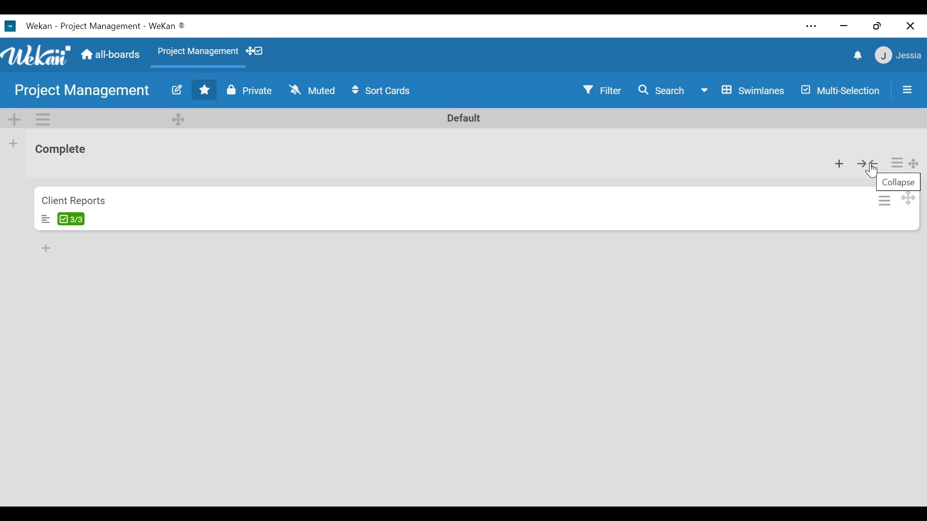 This screenshot has width=927, height=521. What do you see at coordinates (180, 118) in the screenshot?
I see `Desktop drag handle` at bounding box center [180, 118].